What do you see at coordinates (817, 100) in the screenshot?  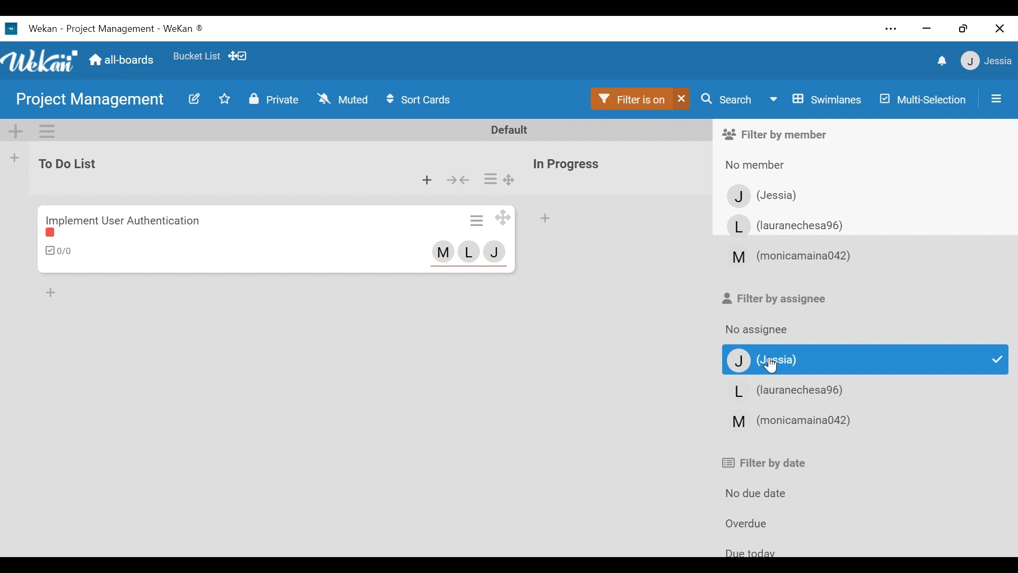 I see `Board View swimlanes` at bounding box center [817, 100].